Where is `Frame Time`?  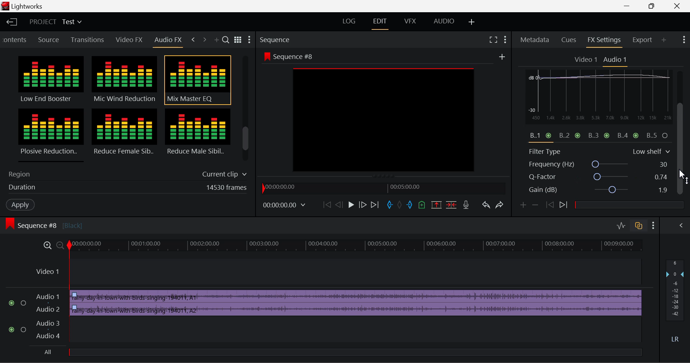
Frame Time is located at coordinates (283, 205).